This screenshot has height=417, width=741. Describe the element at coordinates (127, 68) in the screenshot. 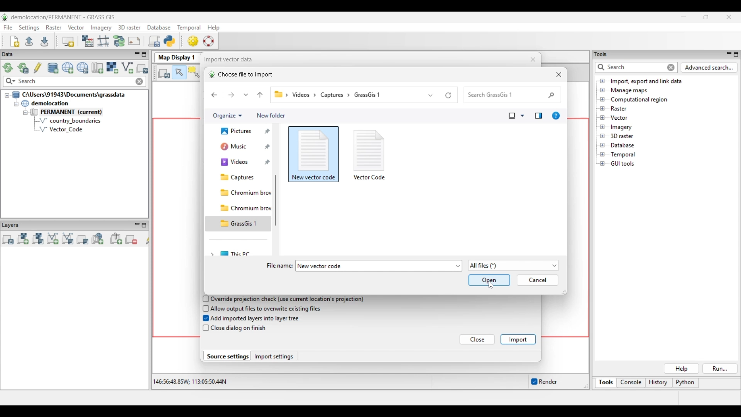

I see `Import vector data, current selection` at that location.